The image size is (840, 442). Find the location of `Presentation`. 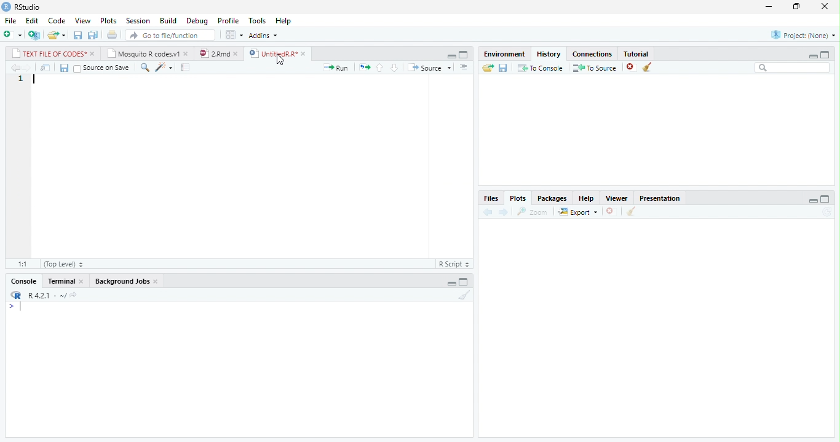

Presentation is located at coordinates (659, 198).